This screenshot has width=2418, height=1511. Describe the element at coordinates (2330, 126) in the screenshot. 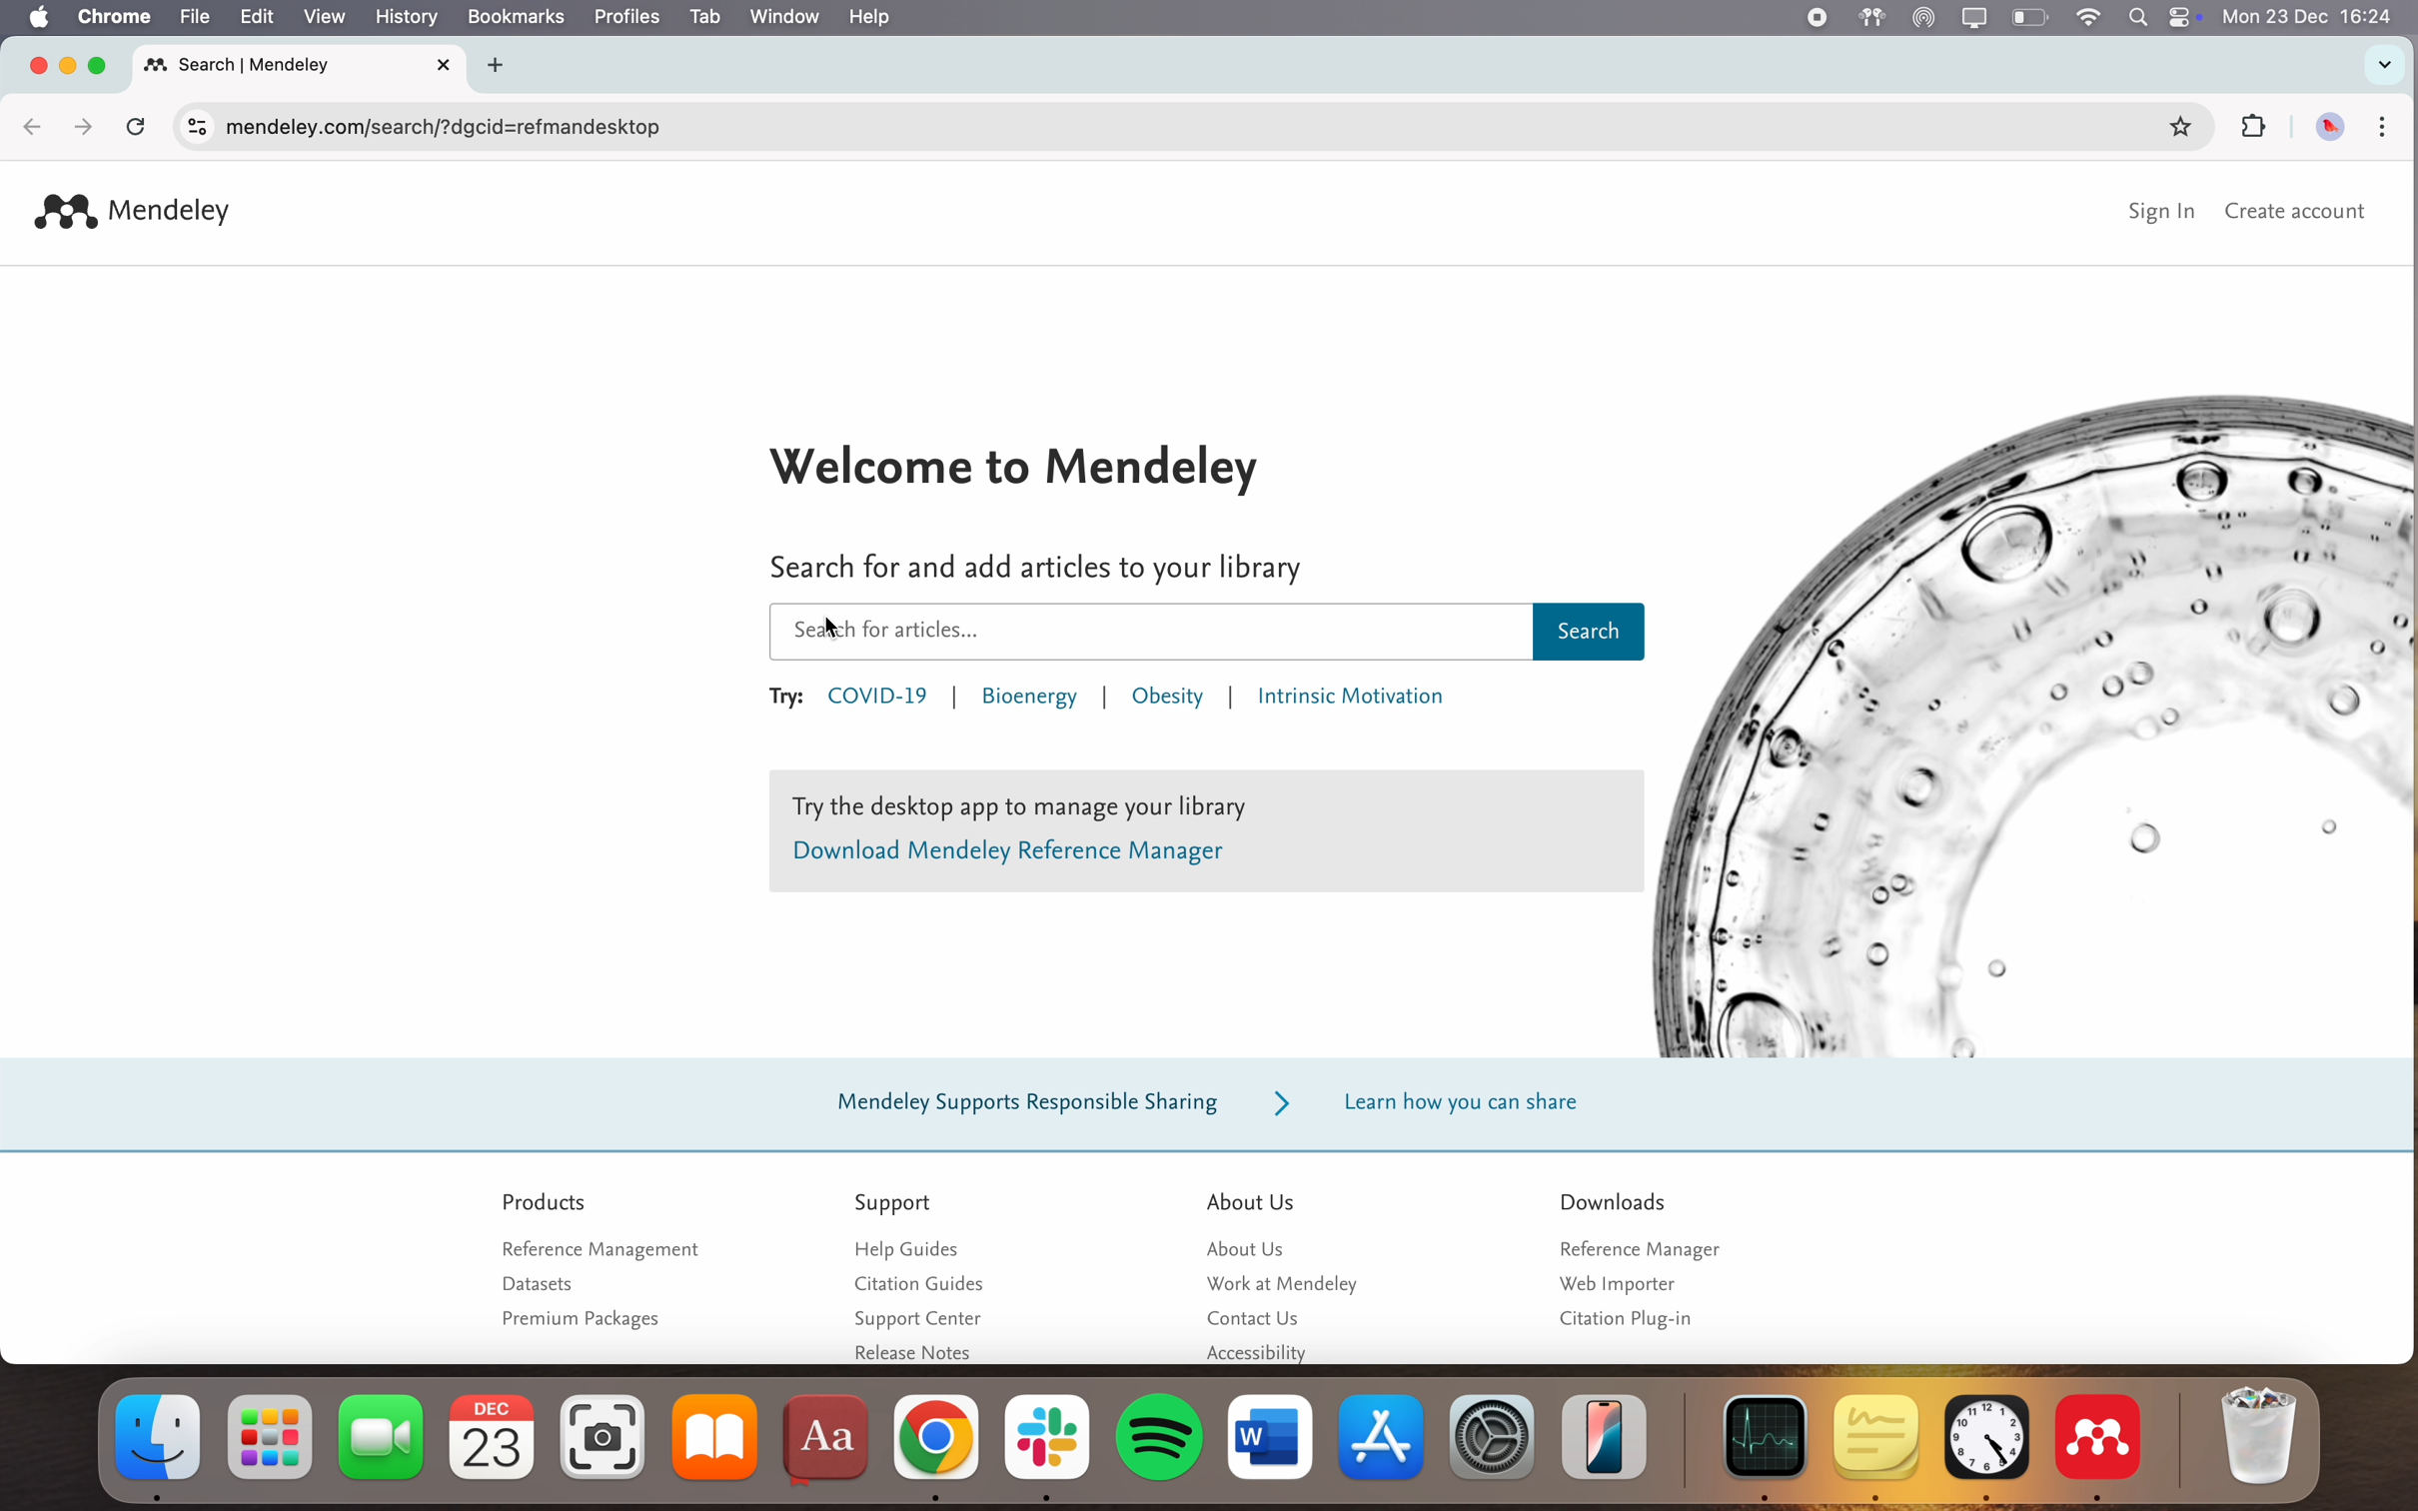

I see `profile picture` at that location.